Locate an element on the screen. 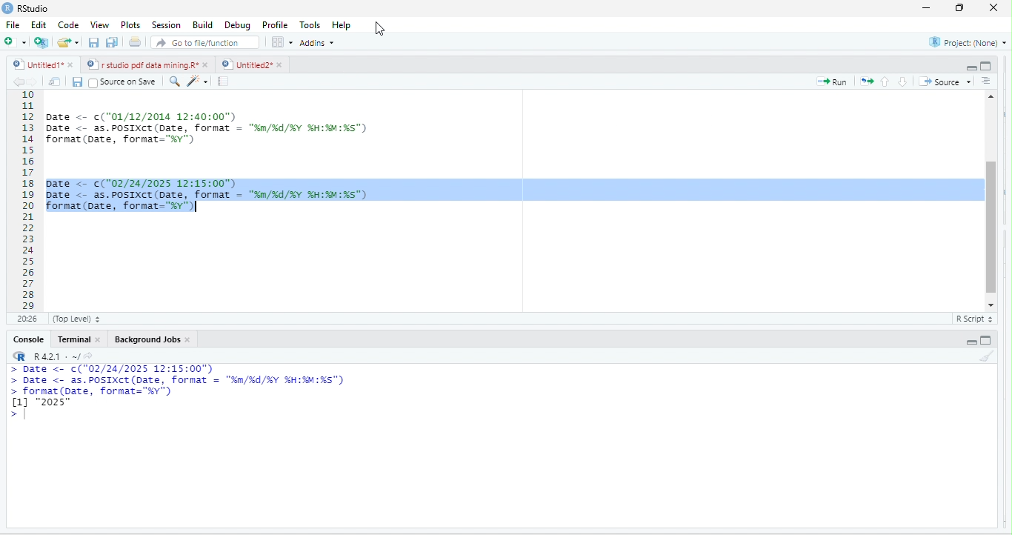 This screenshot has width=1012, height=535. Profile is located at coordinates (273, 24).